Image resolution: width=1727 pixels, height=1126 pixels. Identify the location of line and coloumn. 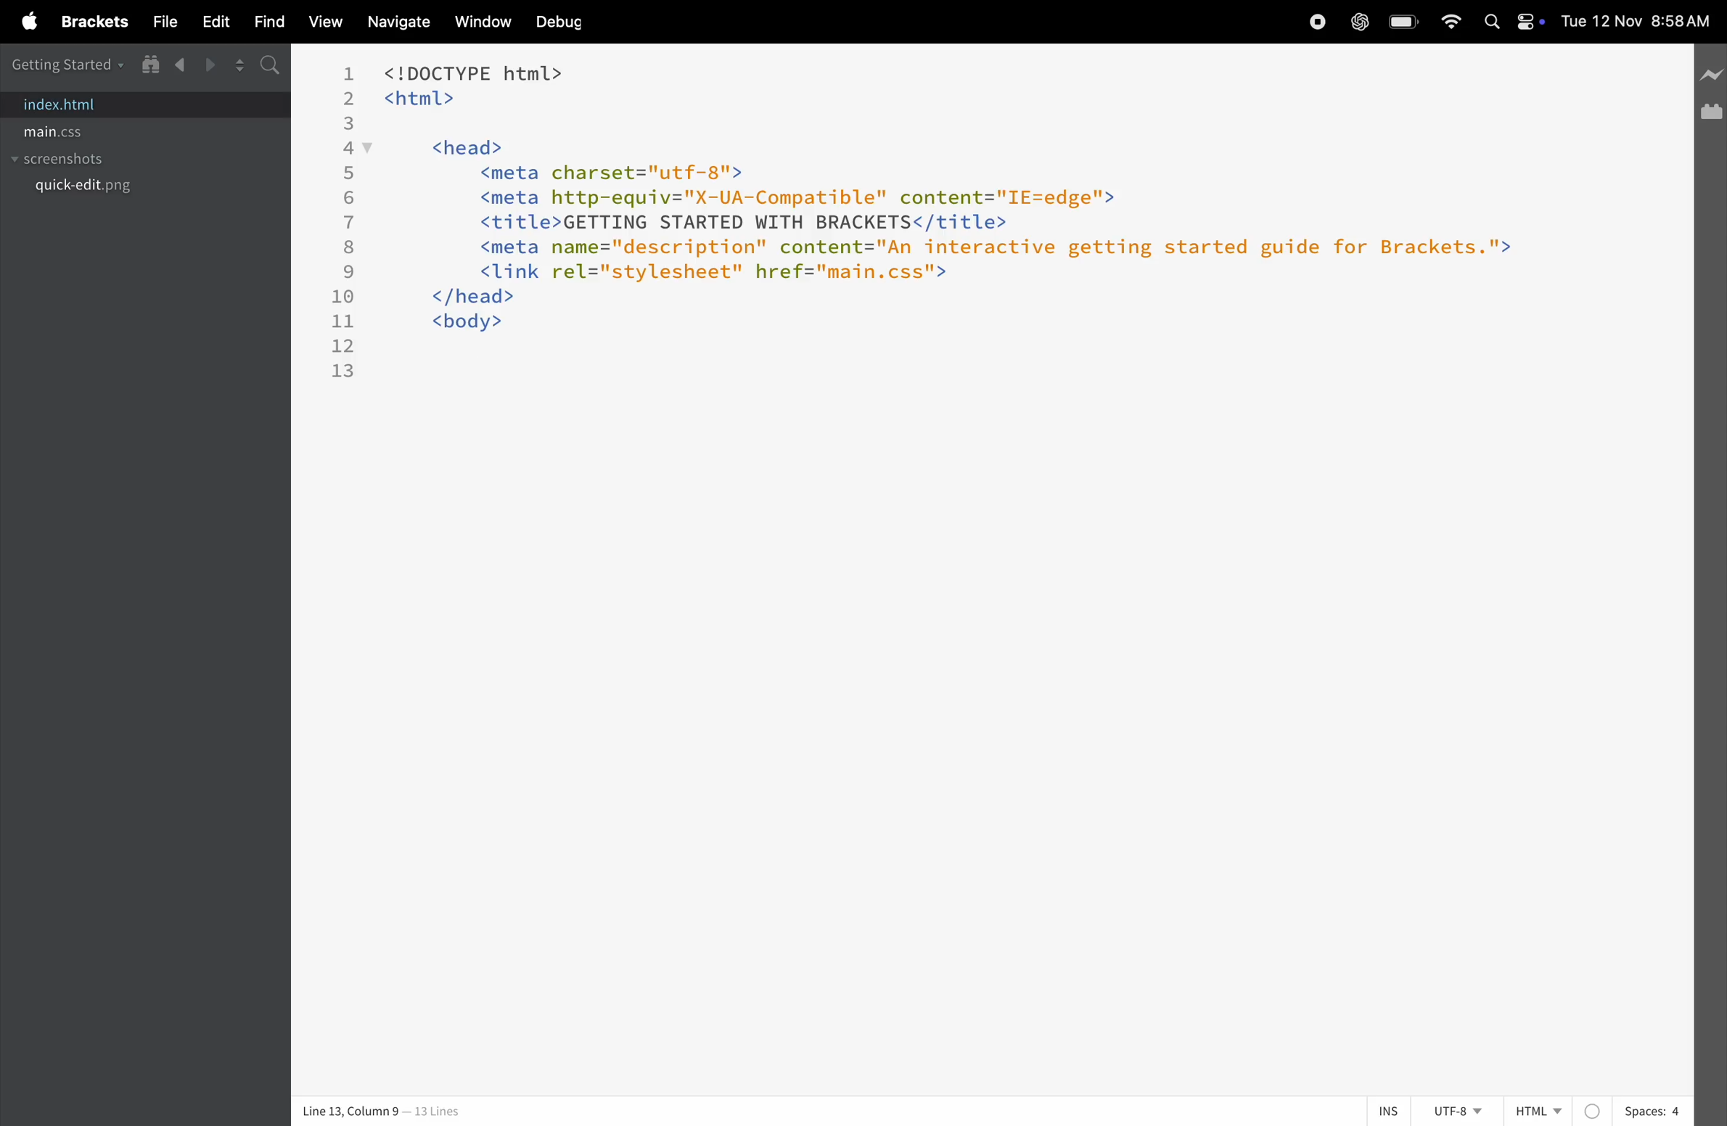
(387, 1109).